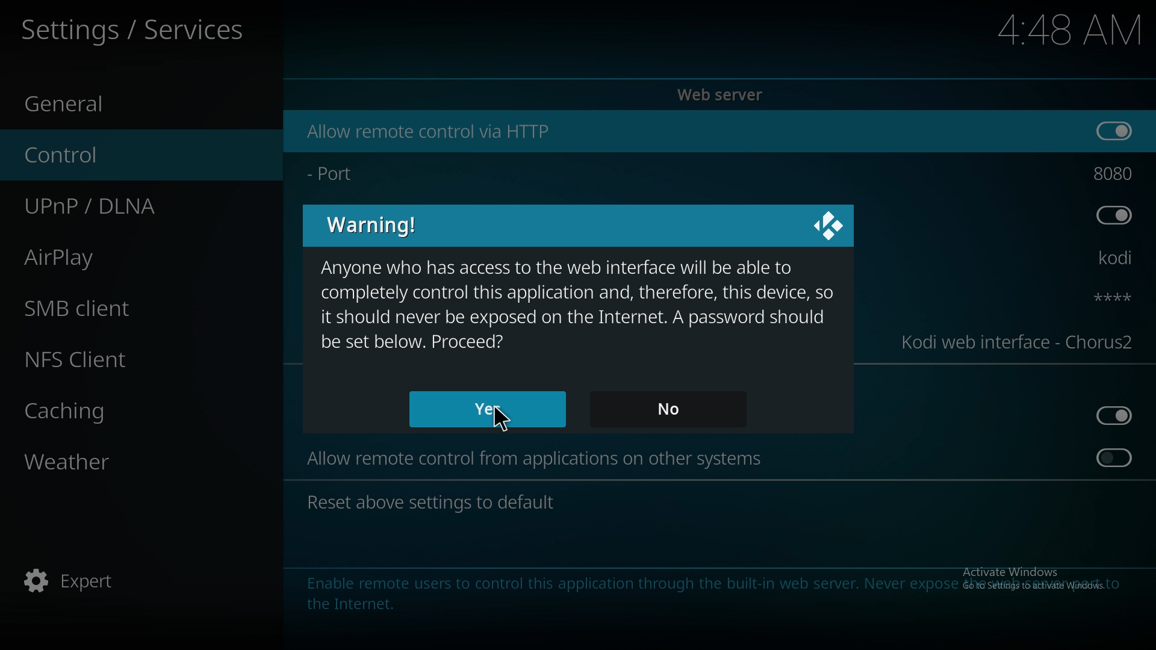 Image resolution: width=1156 pixels, height=650 pixels. What do you see at coordinates (1054, 29) in the screenshot?
I see `` at bounding box center [1054, 29].